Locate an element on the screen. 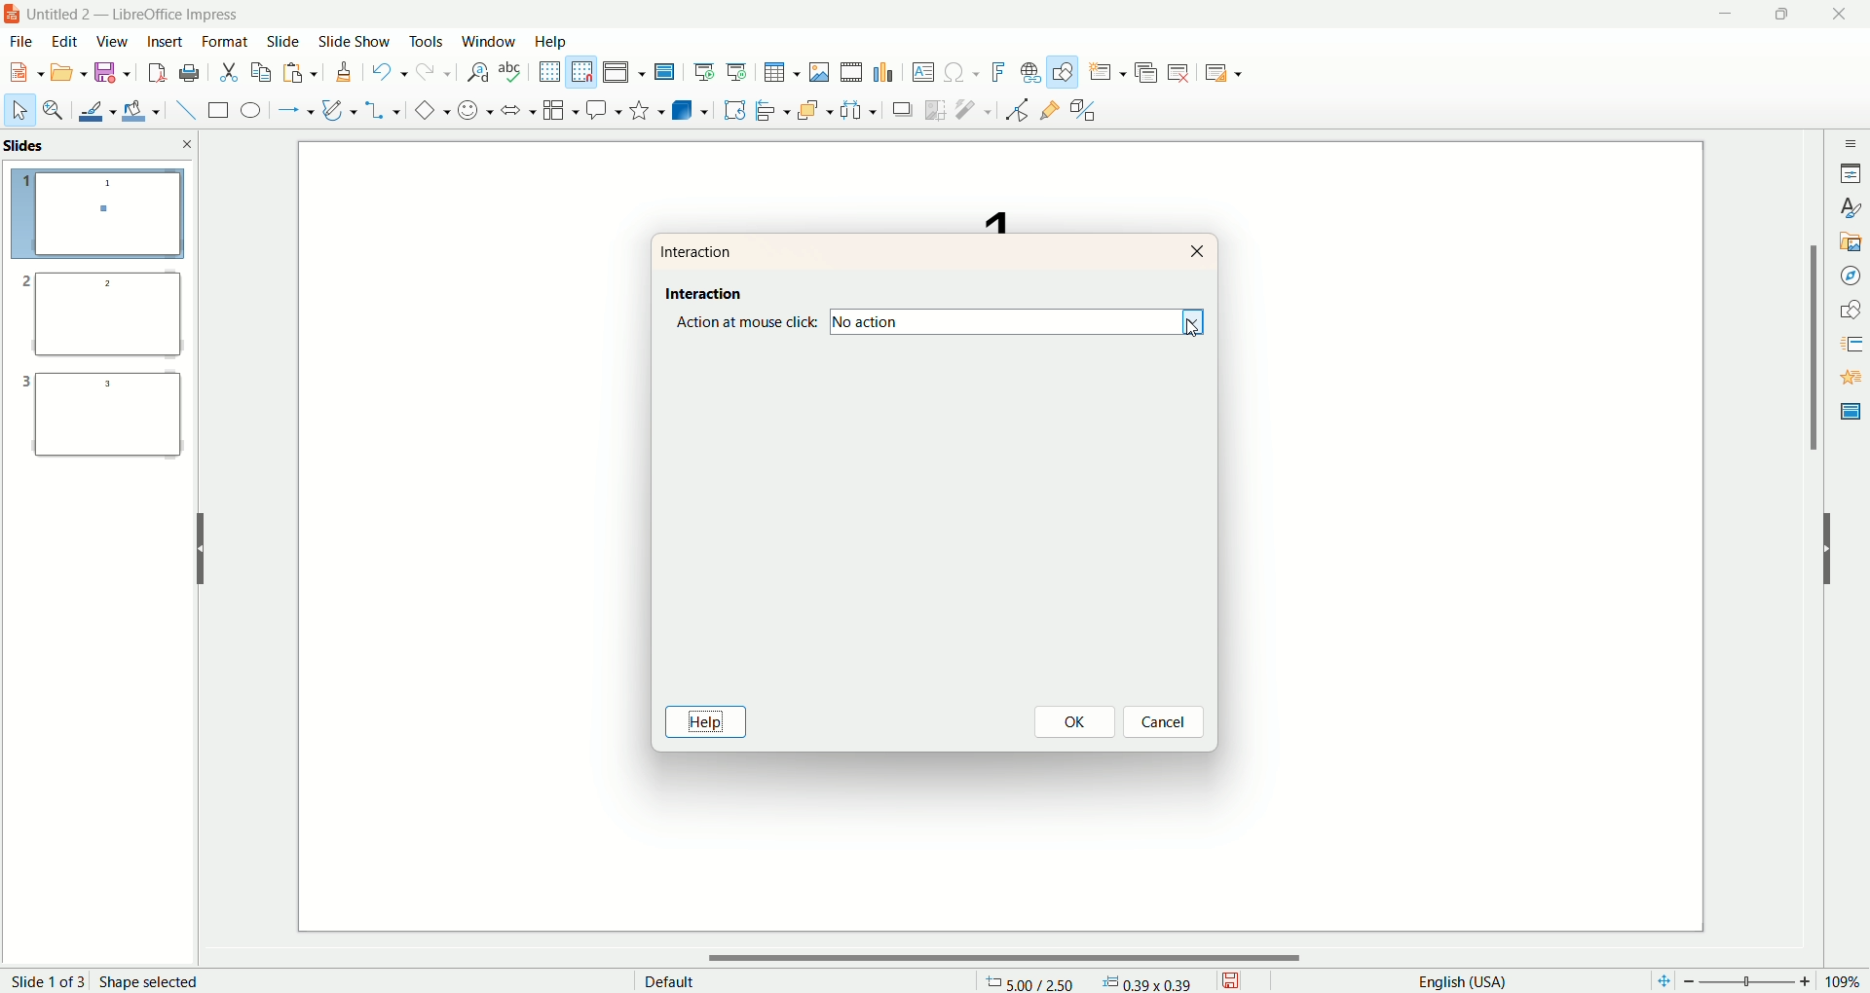 The height and width of the screenshot is (993, 1870). slide is located at coordinates (283, 43).